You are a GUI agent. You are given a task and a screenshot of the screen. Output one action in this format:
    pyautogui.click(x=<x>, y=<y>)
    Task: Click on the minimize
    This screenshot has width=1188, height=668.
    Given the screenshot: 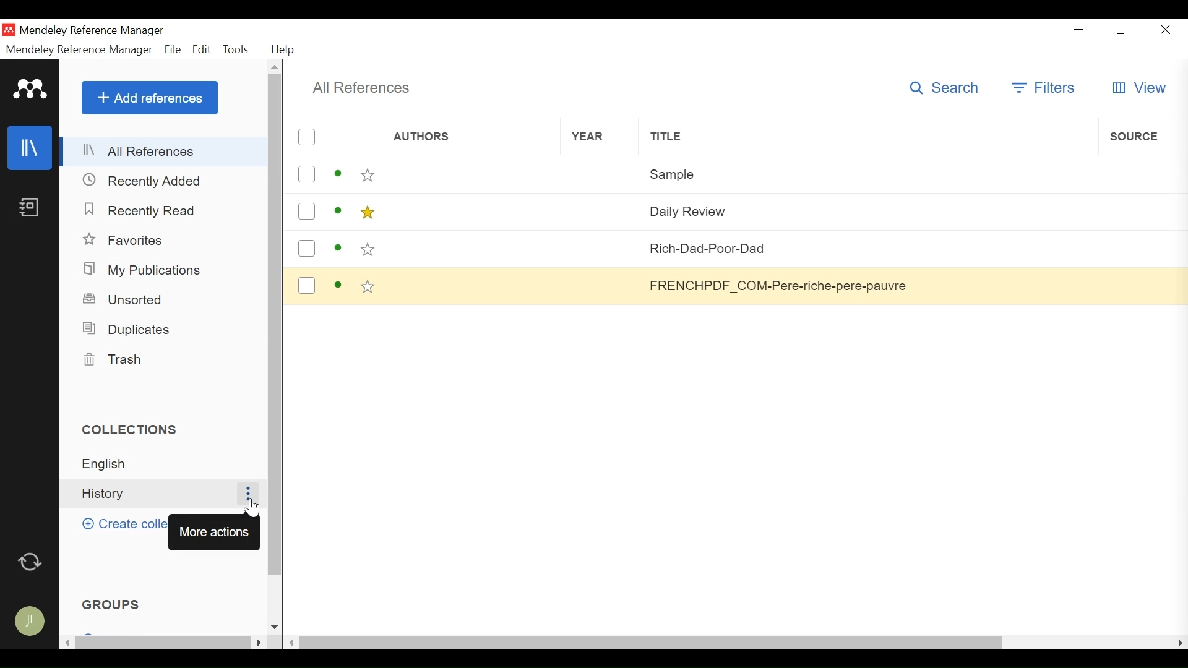 What is the action you would take?
    pyautogui.click(x=1082, y=29)
    